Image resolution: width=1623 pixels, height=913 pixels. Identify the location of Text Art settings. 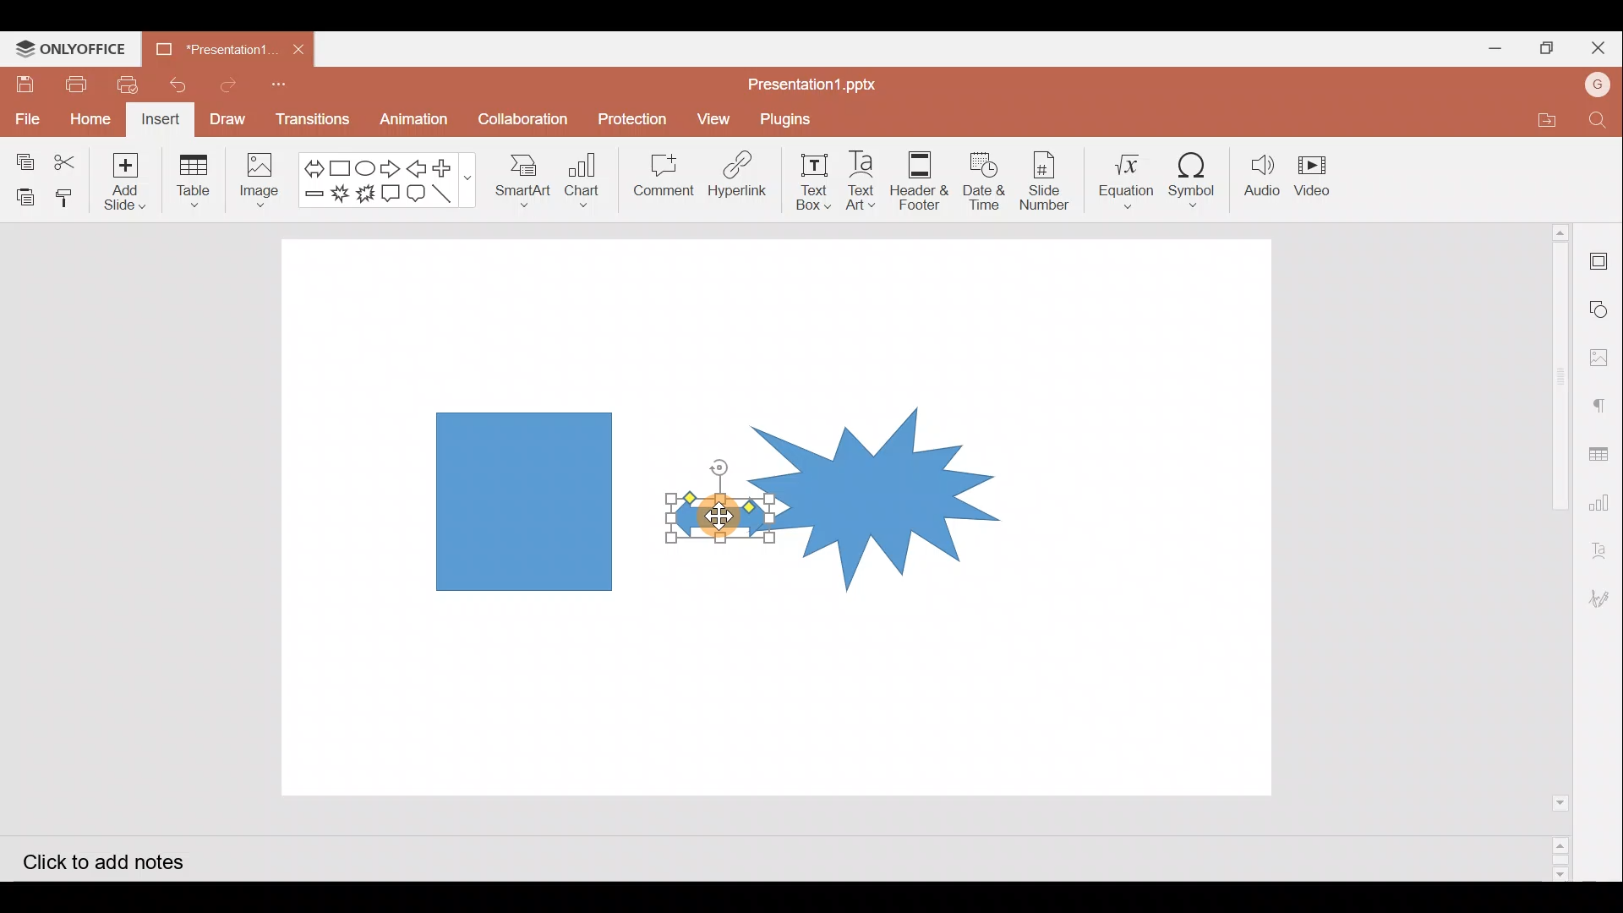
(1604, 544).